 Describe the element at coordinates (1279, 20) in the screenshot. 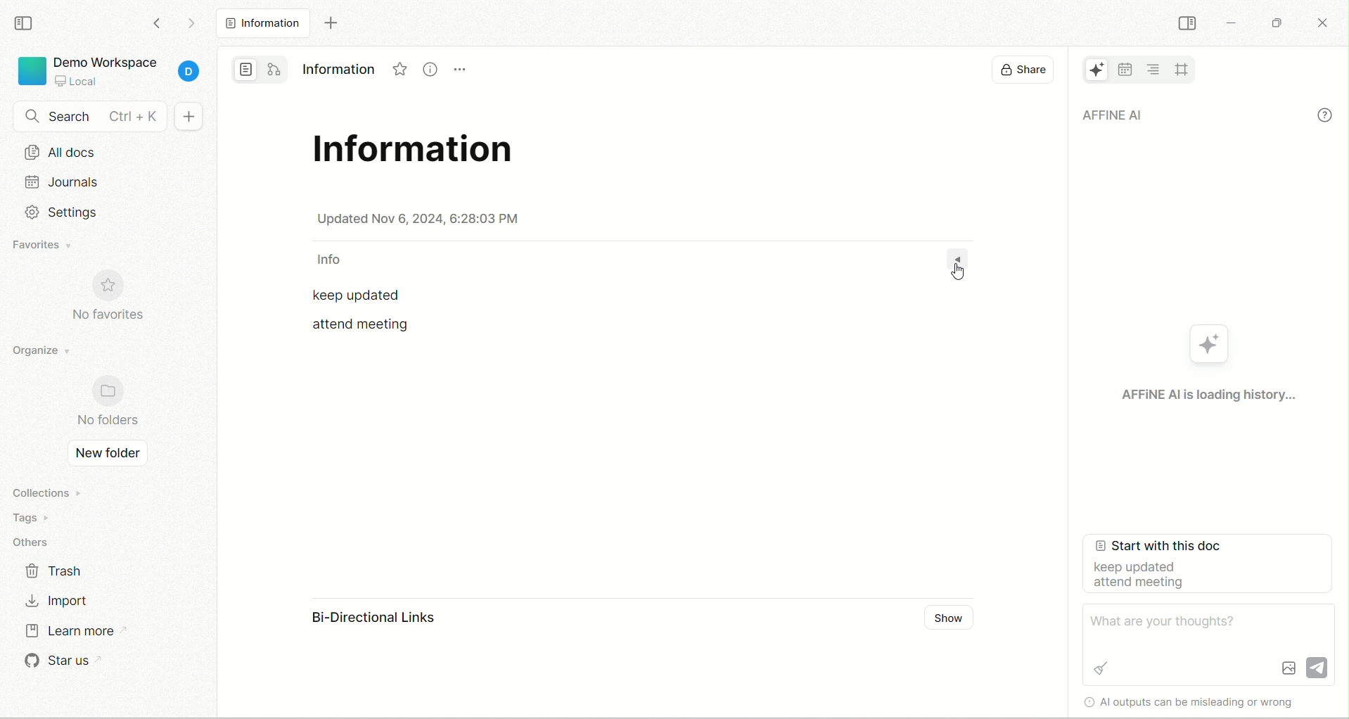

I see `maximize` at that location.